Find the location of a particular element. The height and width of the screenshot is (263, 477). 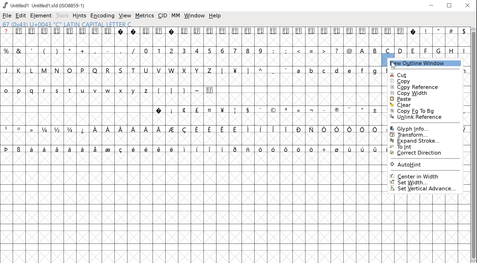

unlink reference is located at coordinates (419, 118).